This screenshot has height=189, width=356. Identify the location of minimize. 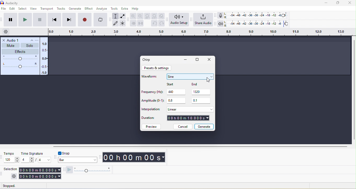
(185, 60).